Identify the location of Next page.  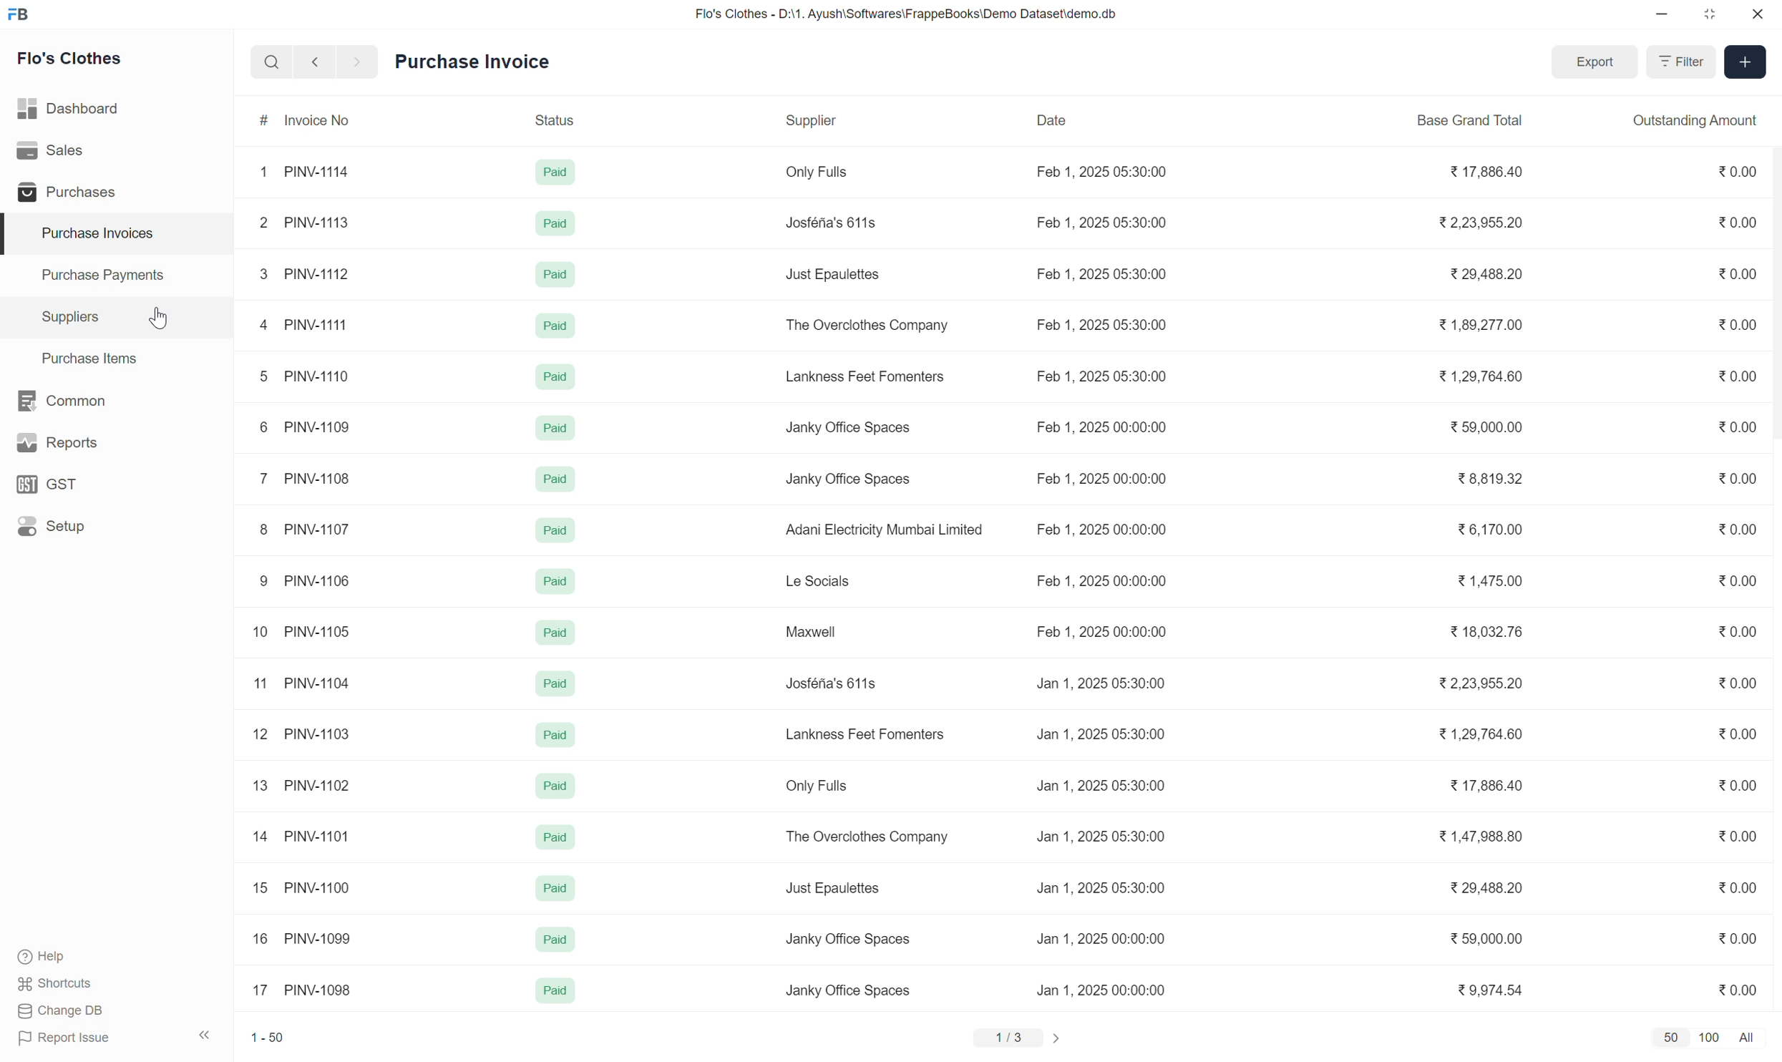
(1057, 1038).